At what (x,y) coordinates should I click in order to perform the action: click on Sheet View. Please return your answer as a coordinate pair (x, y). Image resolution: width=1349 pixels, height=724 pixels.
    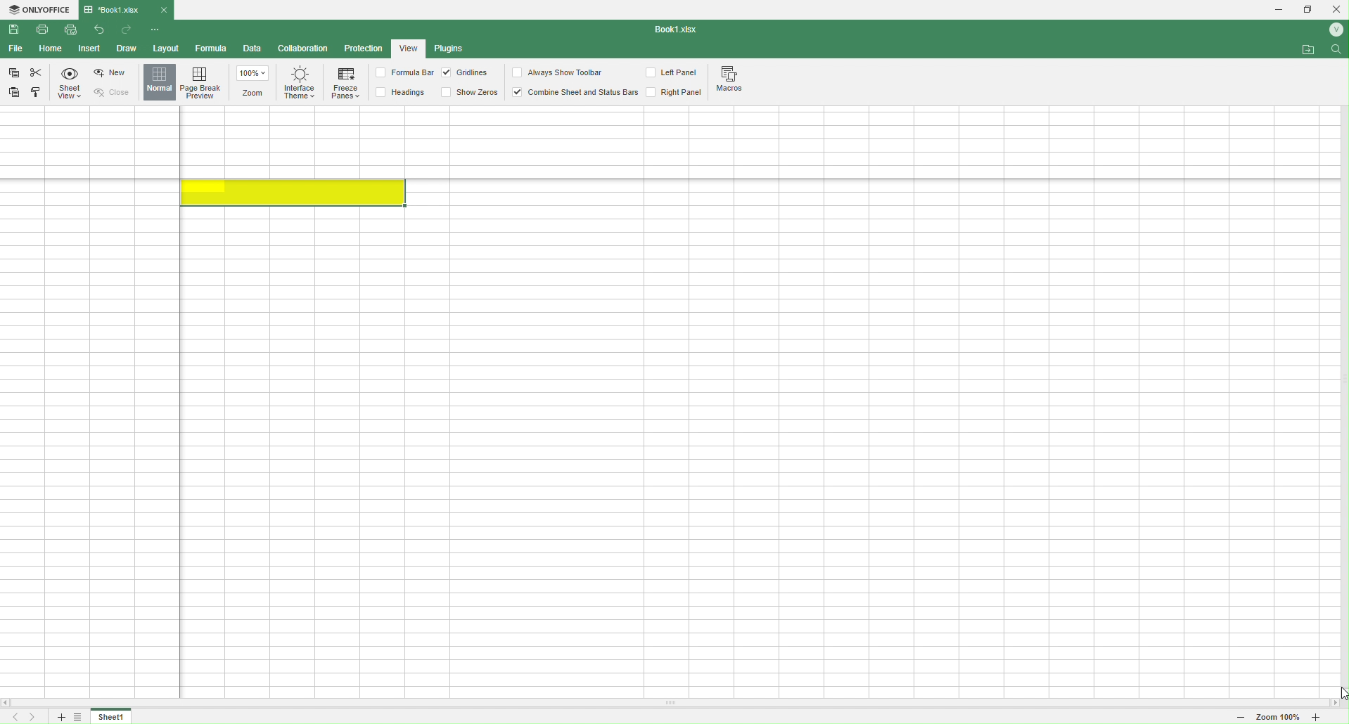
    Looking at the image, I should click on (72, 84).